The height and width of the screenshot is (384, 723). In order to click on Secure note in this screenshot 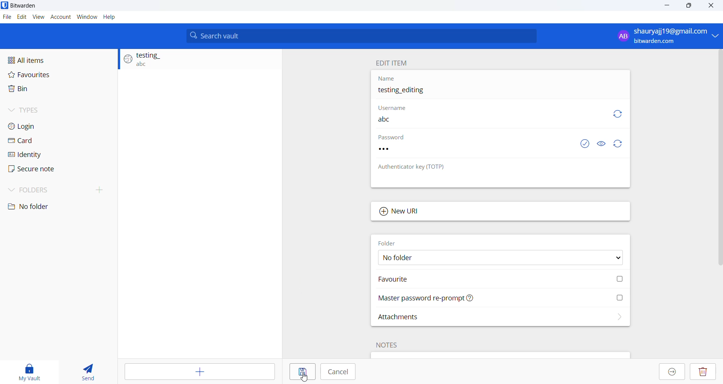, I will do `click(38, 169)`.